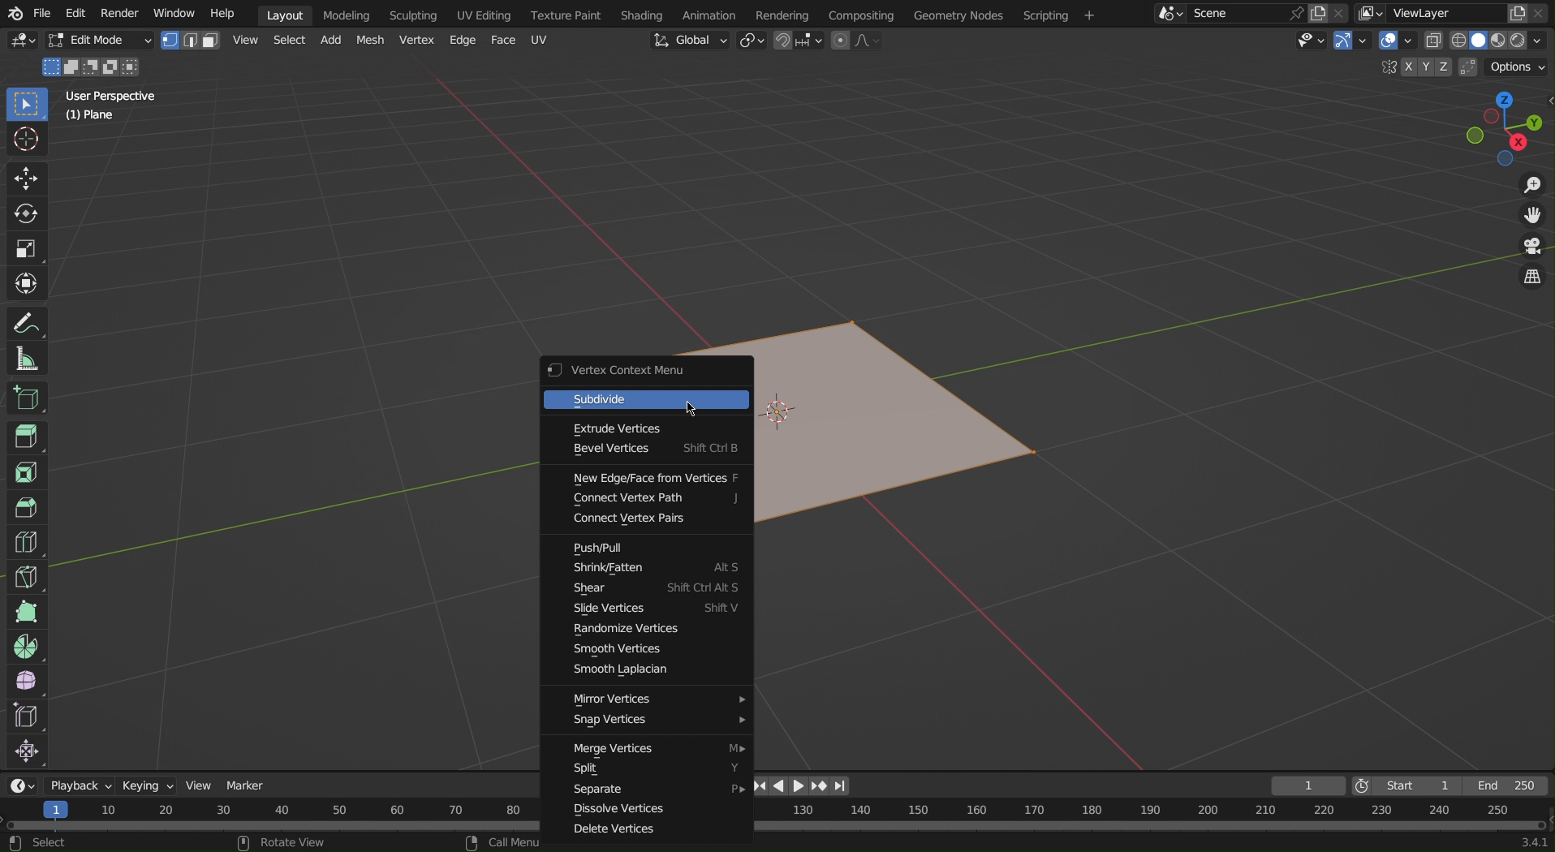  I want to click on Vertex Context Menu, so click(647, 372).